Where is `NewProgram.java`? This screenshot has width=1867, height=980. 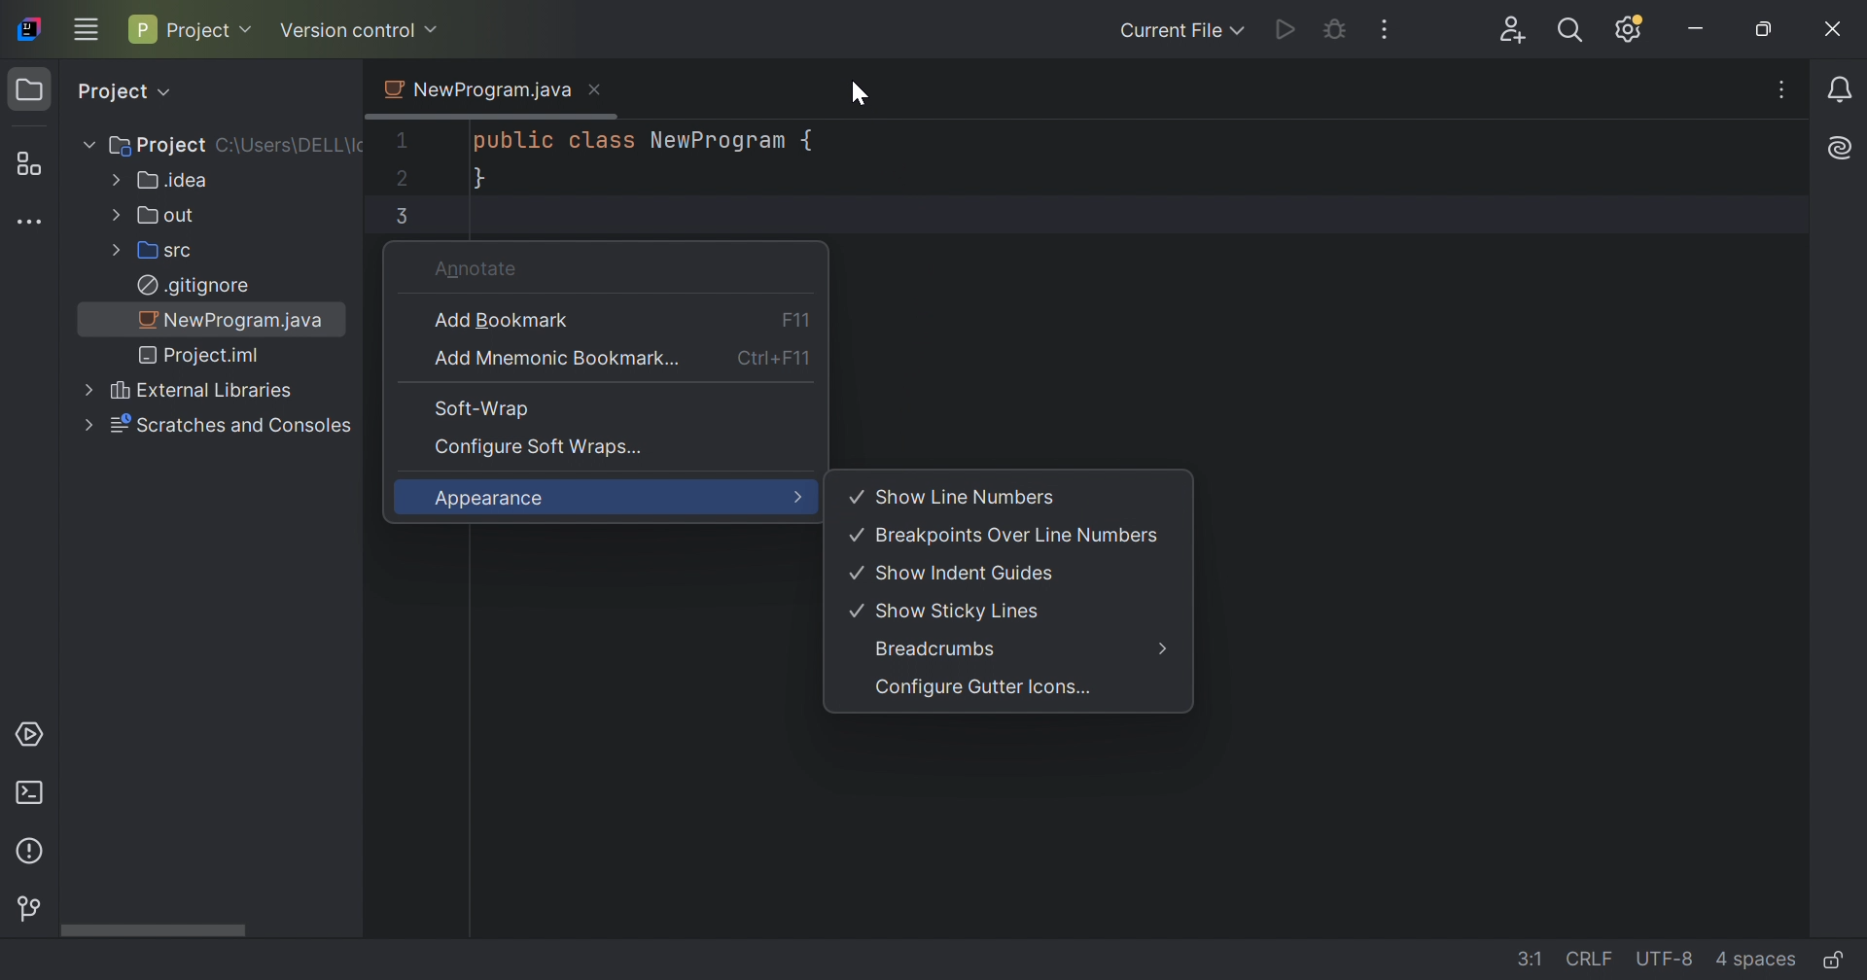 NewProgram.java is located at coordinates (475, 89).